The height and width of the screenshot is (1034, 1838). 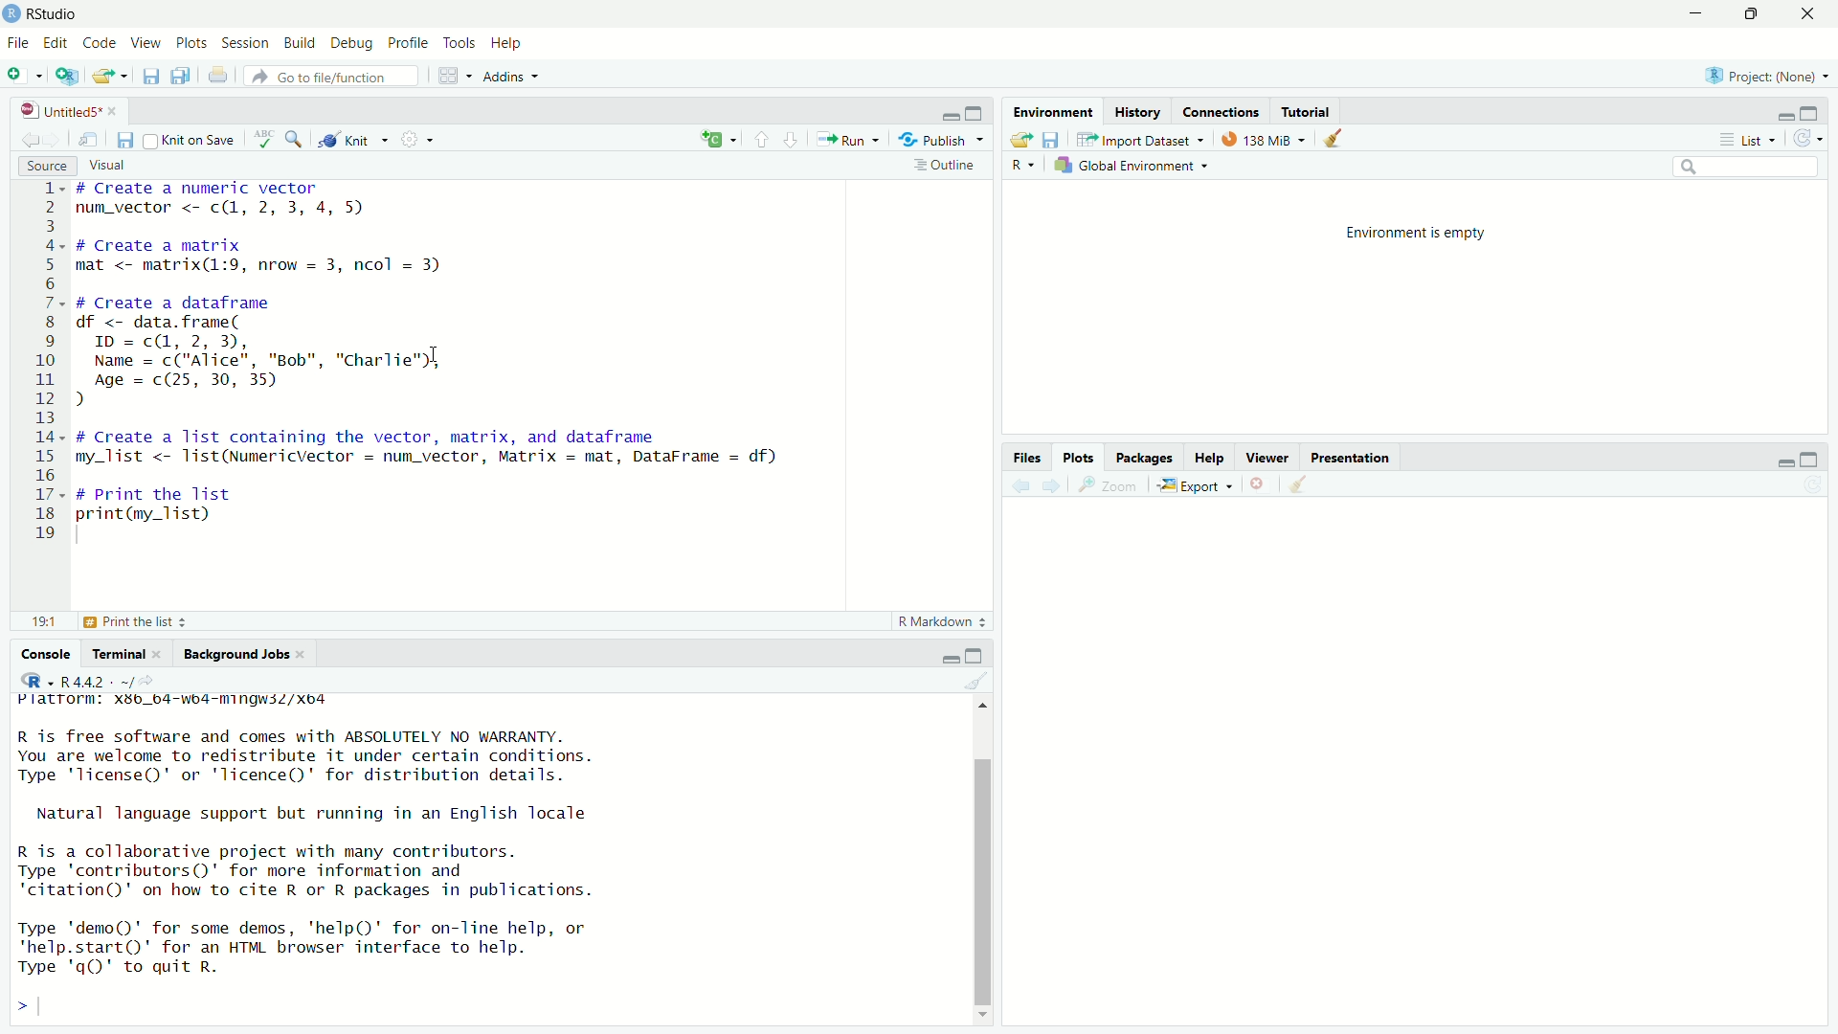 I want to click on Visual, so click(x=118, y=163).